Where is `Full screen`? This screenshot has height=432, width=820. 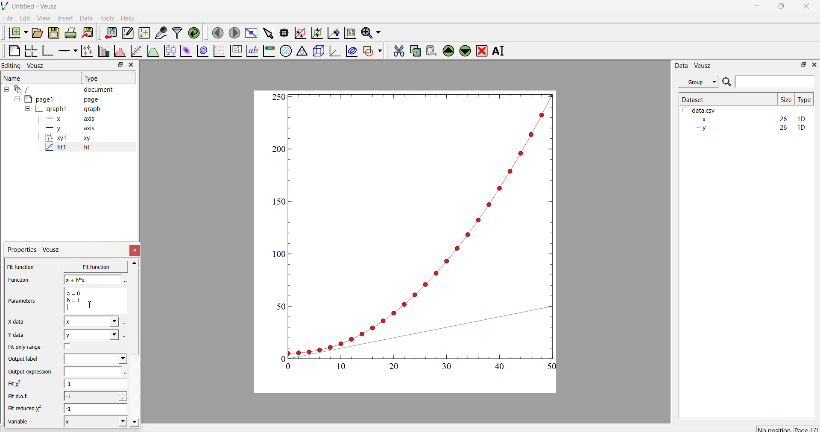
Full screen is located at coordinates (249, 33).